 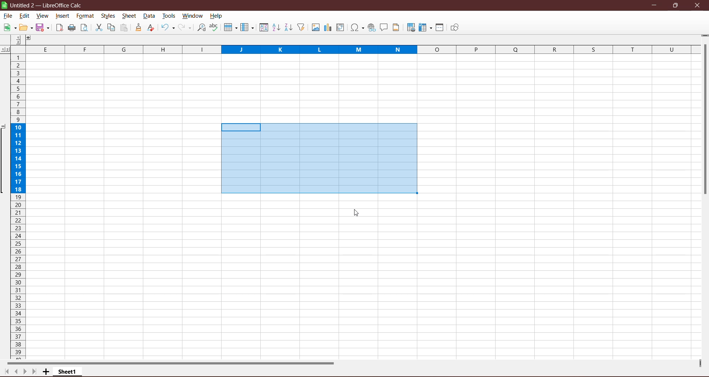 What do you see at coordinates (263, 27) in the screenshot?
I see `Sort` at bounding box center [263, 27].